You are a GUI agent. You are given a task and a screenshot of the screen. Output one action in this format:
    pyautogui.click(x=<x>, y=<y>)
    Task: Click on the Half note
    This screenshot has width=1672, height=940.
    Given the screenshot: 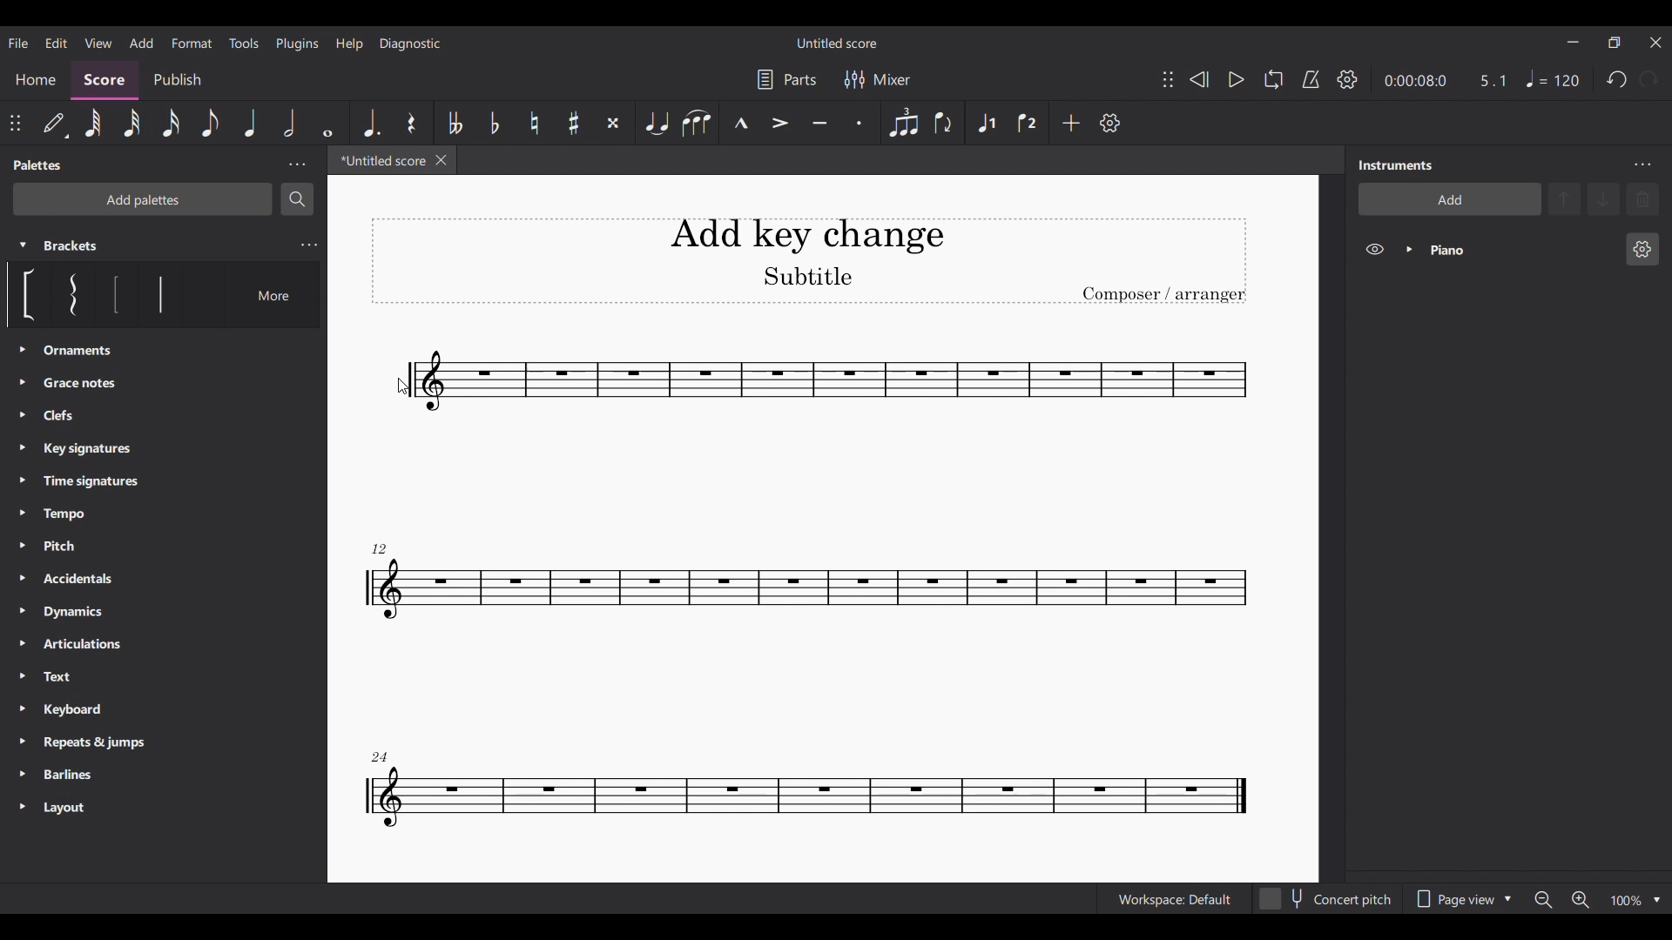 What is the action you would take?
    pyautogui.click(x=289, y=123)
    